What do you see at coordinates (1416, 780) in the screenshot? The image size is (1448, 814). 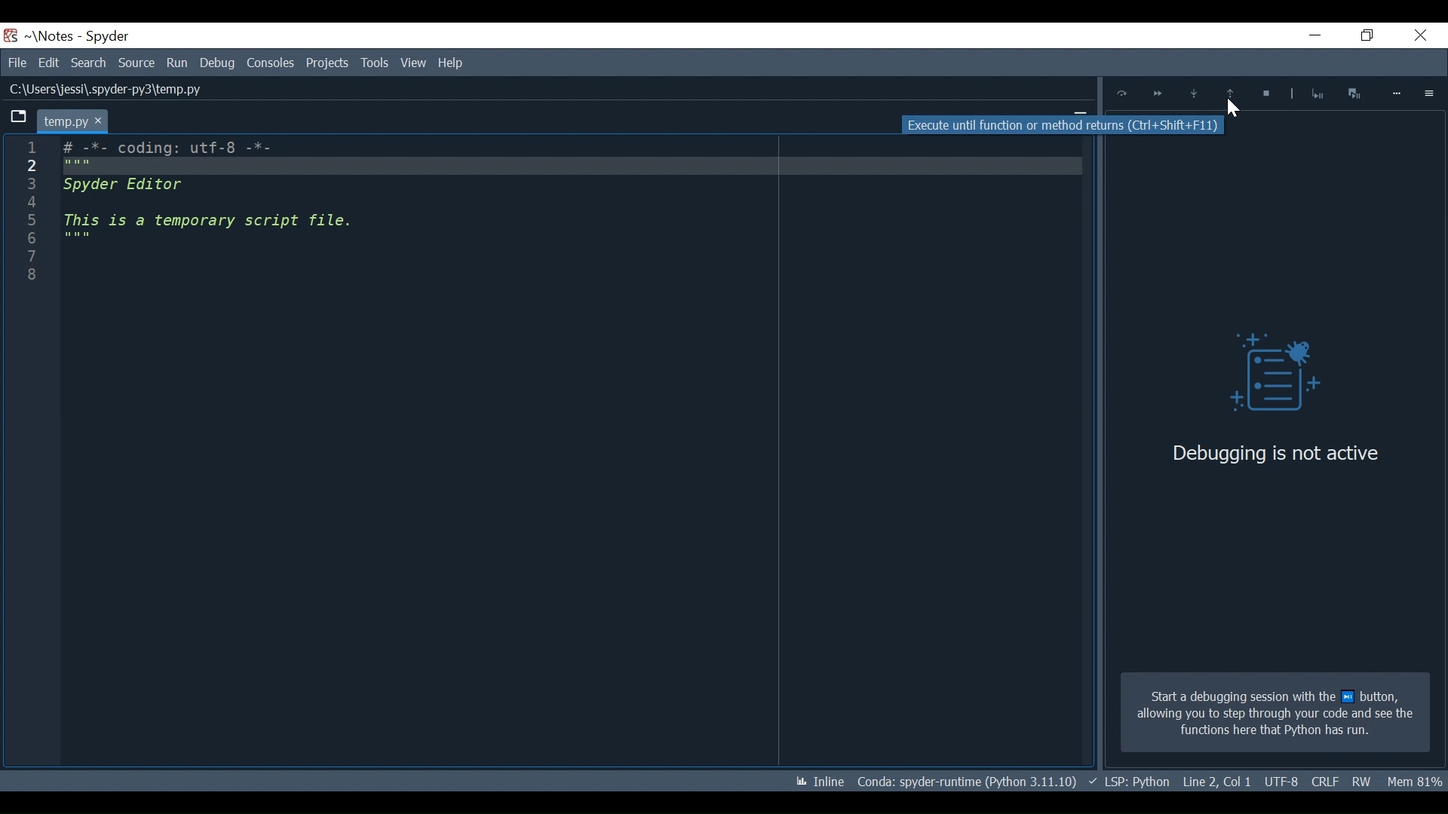 I see `Memory Usage` at bounding box center [1416, 780].